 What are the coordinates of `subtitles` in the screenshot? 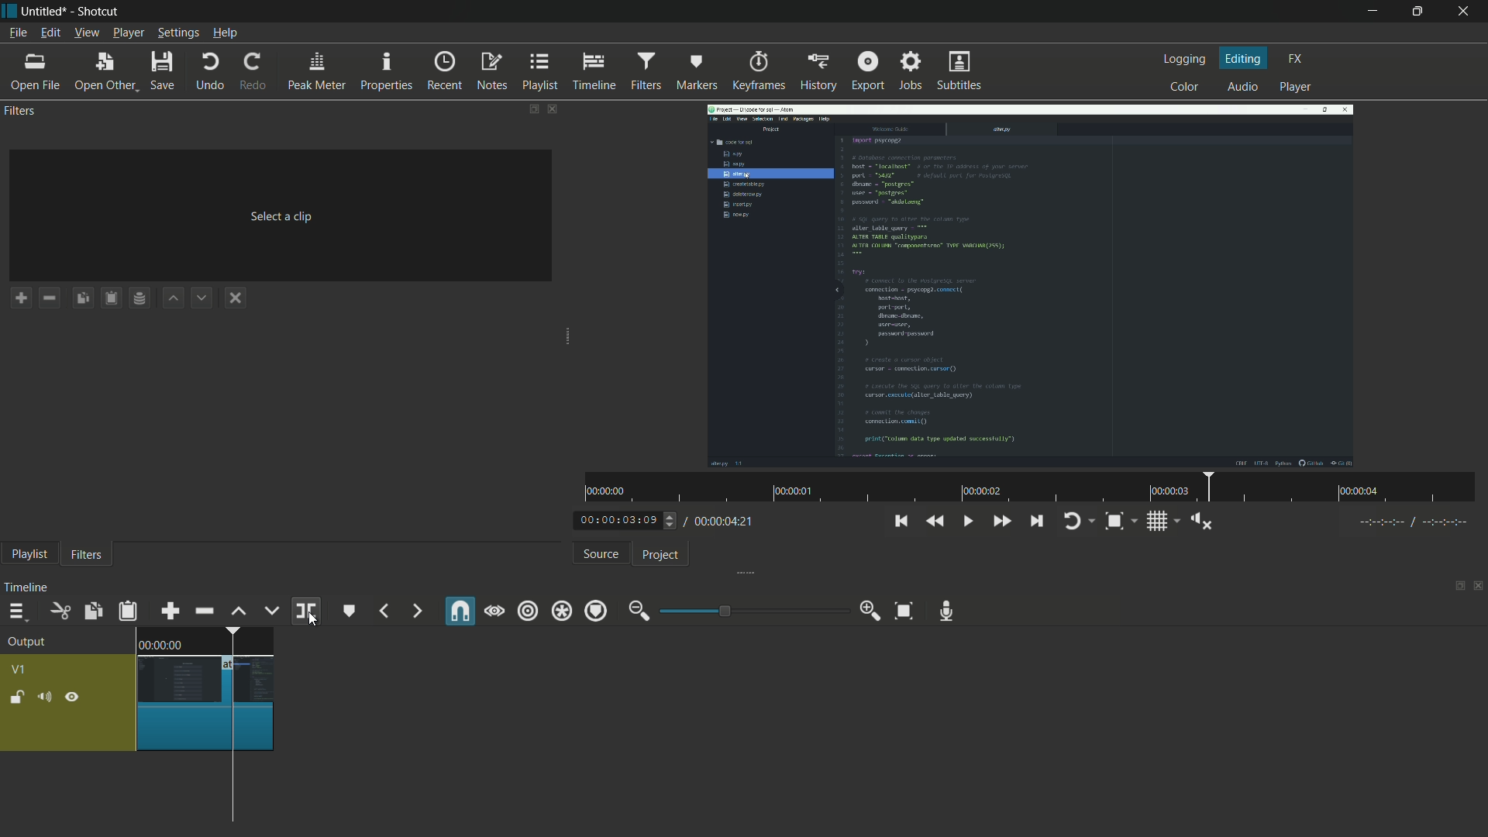 It's located at (959, 71).